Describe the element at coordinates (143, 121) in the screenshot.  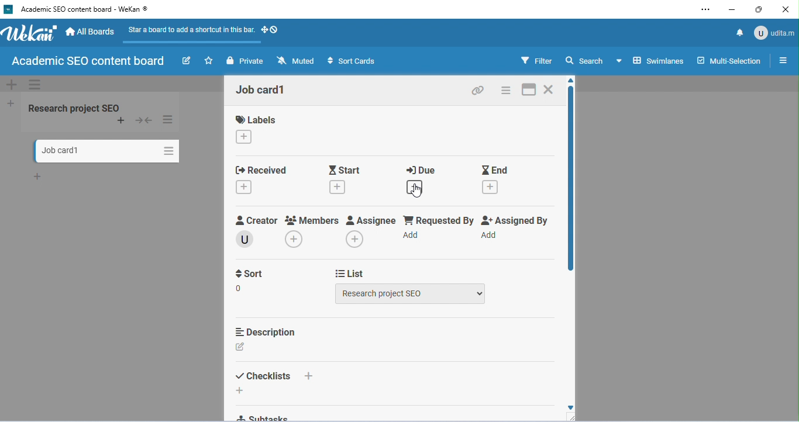
I see `collapse` at that location.